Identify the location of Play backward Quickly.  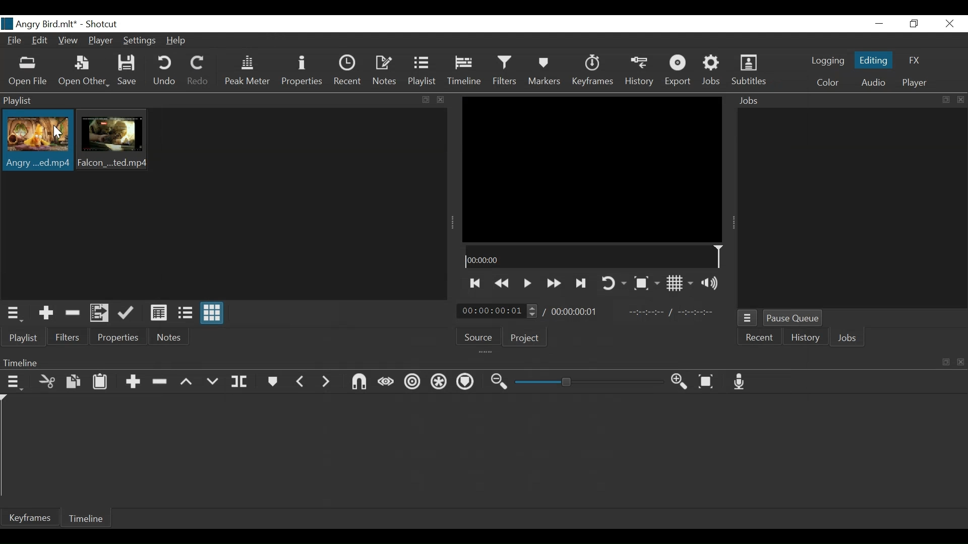
(504, 283).